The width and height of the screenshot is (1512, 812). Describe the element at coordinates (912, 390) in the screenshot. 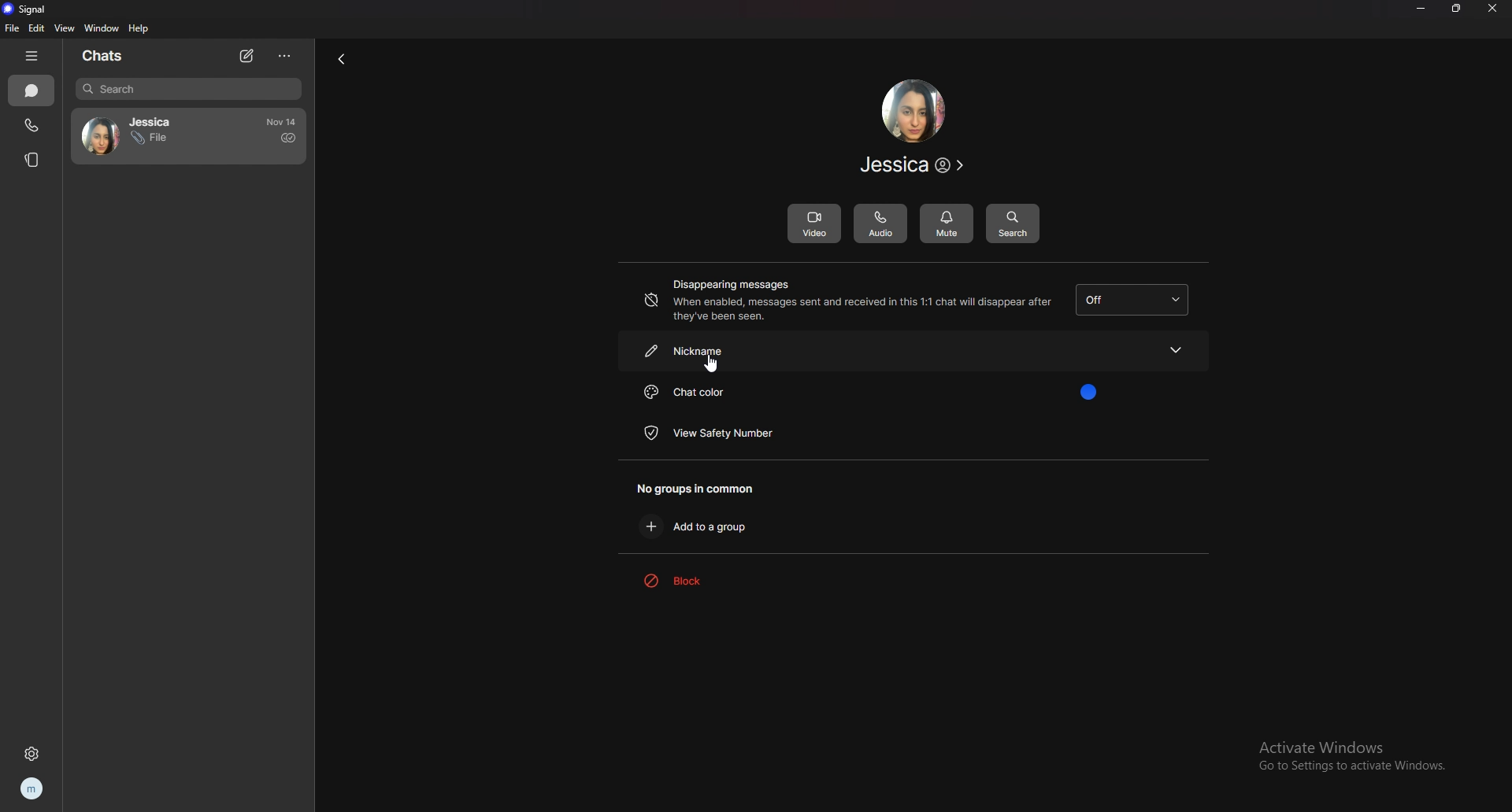

I see `chat color` at that location.